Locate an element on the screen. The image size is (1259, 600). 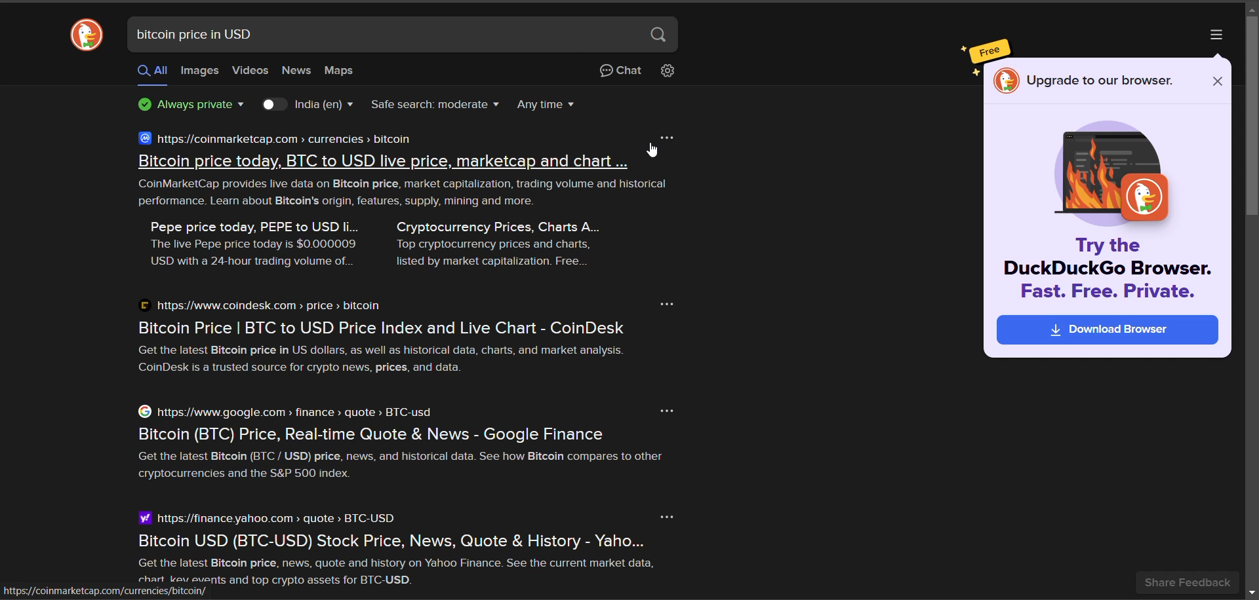
Try the
DuckDuckGo Browser.
Fast. Free. Private. is located at coordinates (1100, 269).